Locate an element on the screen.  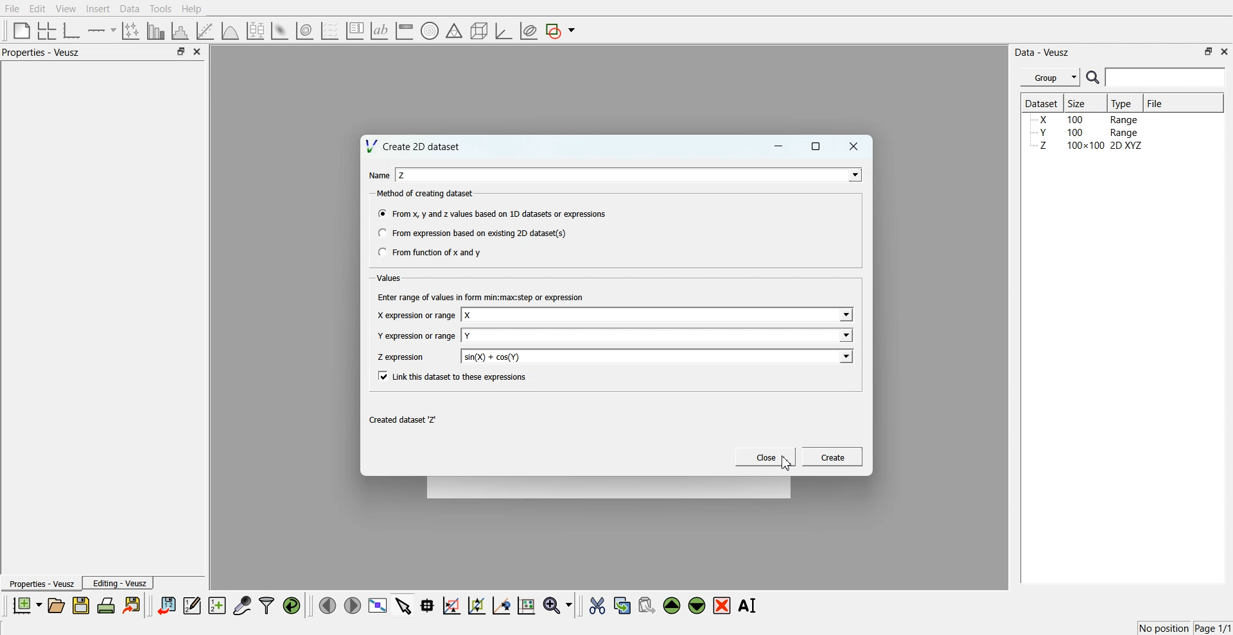
Zoom function menu is located at coordinates (559, 605).